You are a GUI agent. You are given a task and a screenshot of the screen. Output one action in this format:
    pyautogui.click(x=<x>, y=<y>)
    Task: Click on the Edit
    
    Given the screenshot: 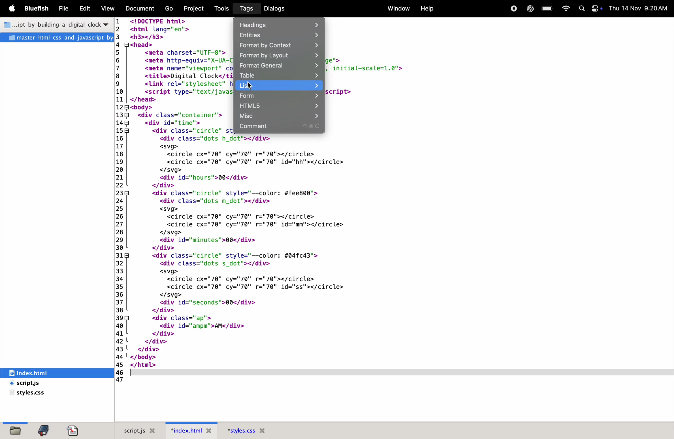 What is the action you would take?
    pyautogui.click(x=84, y=9)
    